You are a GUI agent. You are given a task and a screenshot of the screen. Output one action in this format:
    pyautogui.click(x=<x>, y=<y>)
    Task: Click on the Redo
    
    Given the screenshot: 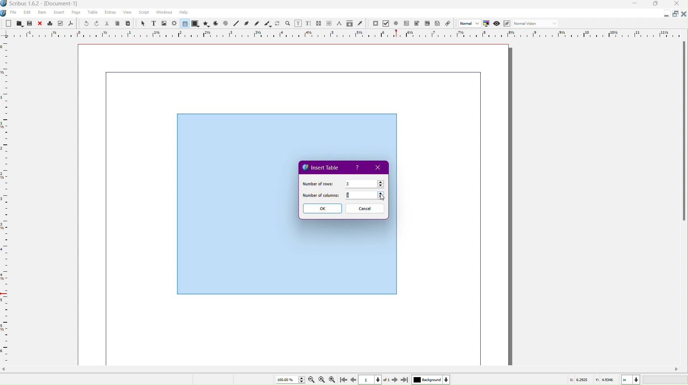 What is the action you would take?
    pyautogui.click(x=97, y=24)
    